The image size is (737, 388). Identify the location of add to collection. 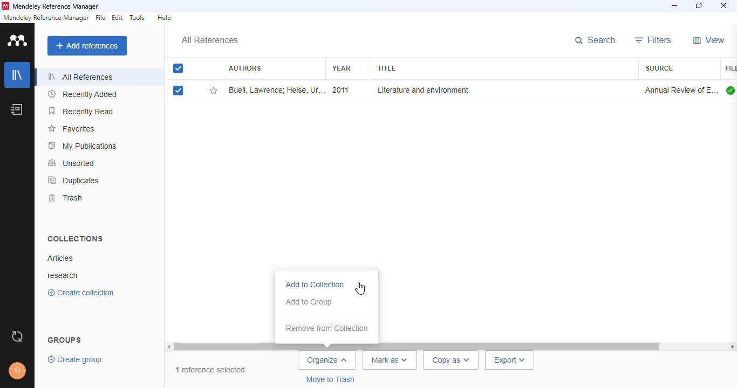
(316, 285).